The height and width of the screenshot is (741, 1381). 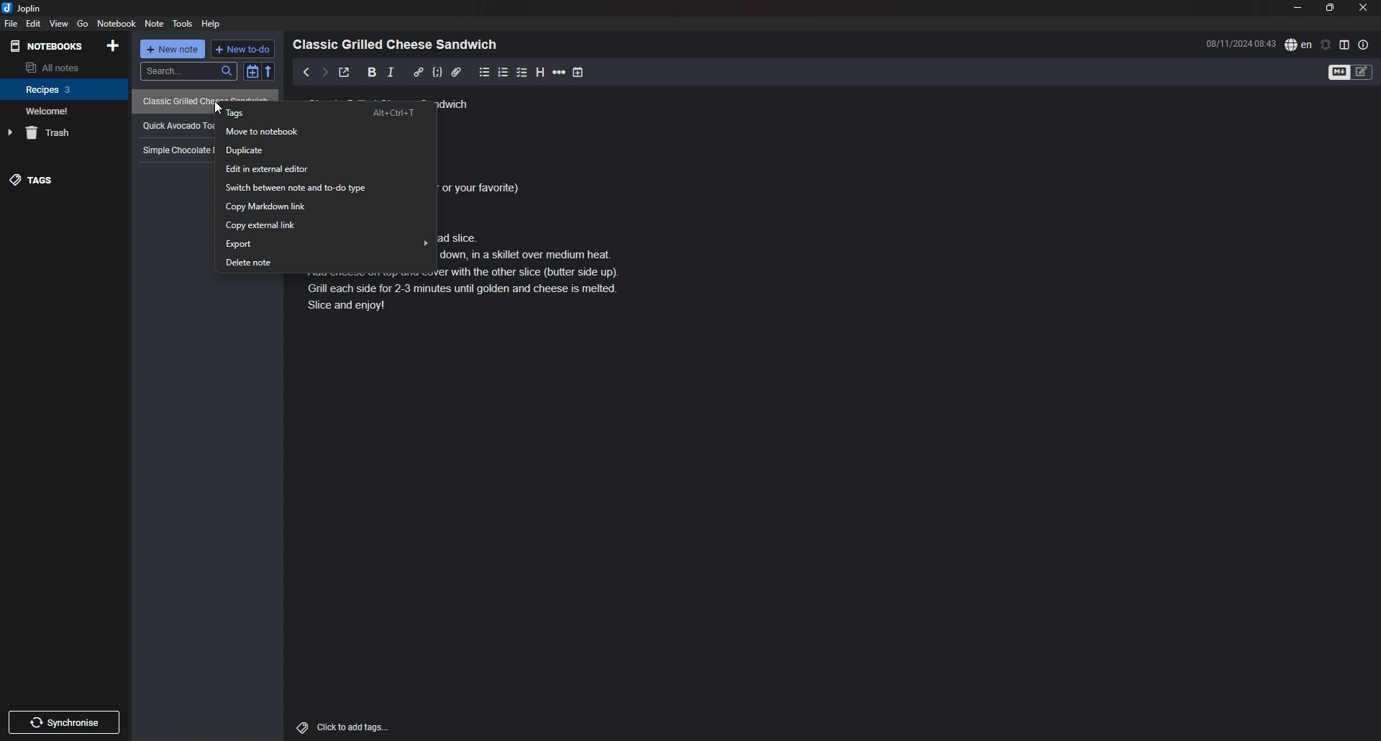 What do you see at coordinates (65, 133) in the screenshot?
I see `trash` at bounding box center [65, 133].